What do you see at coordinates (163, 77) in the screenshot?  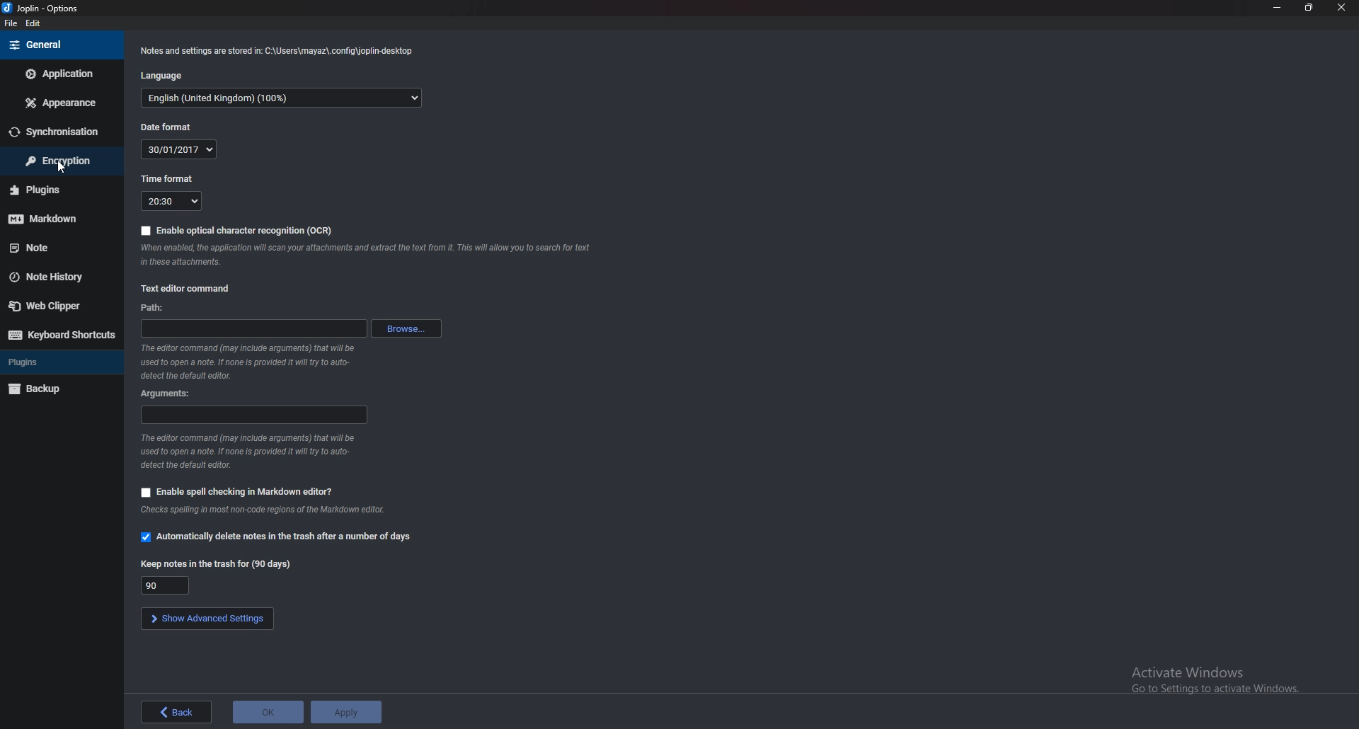 I see `language` at bounding box center [163, 77].